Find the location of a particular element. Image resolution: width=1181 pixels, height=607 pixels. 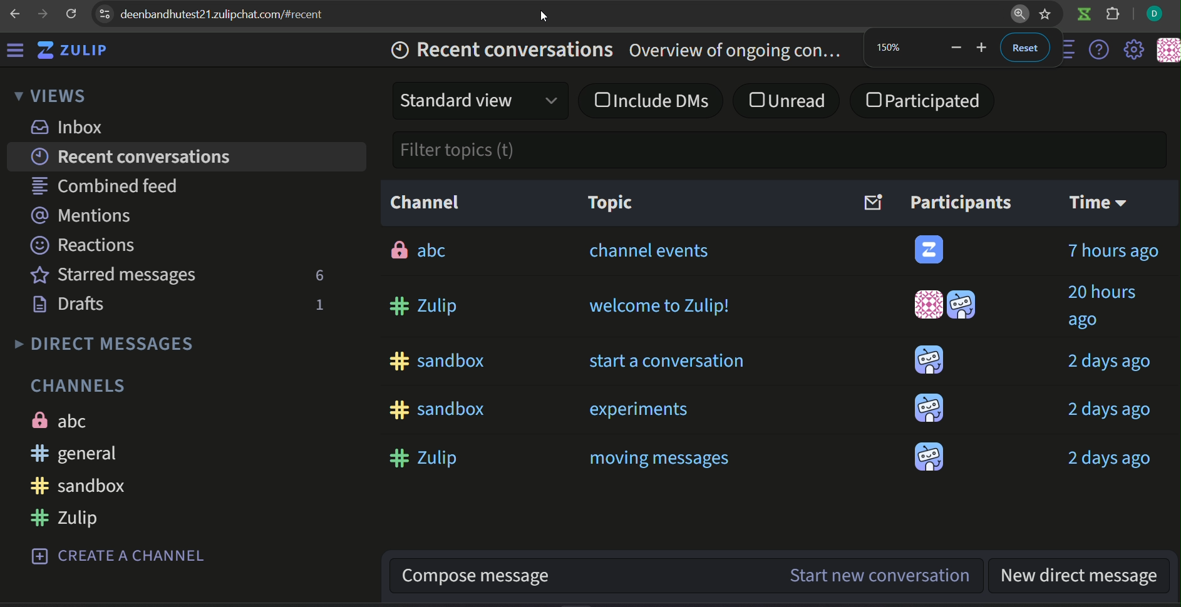

2 days ago is located at coordinates (1108, 362).